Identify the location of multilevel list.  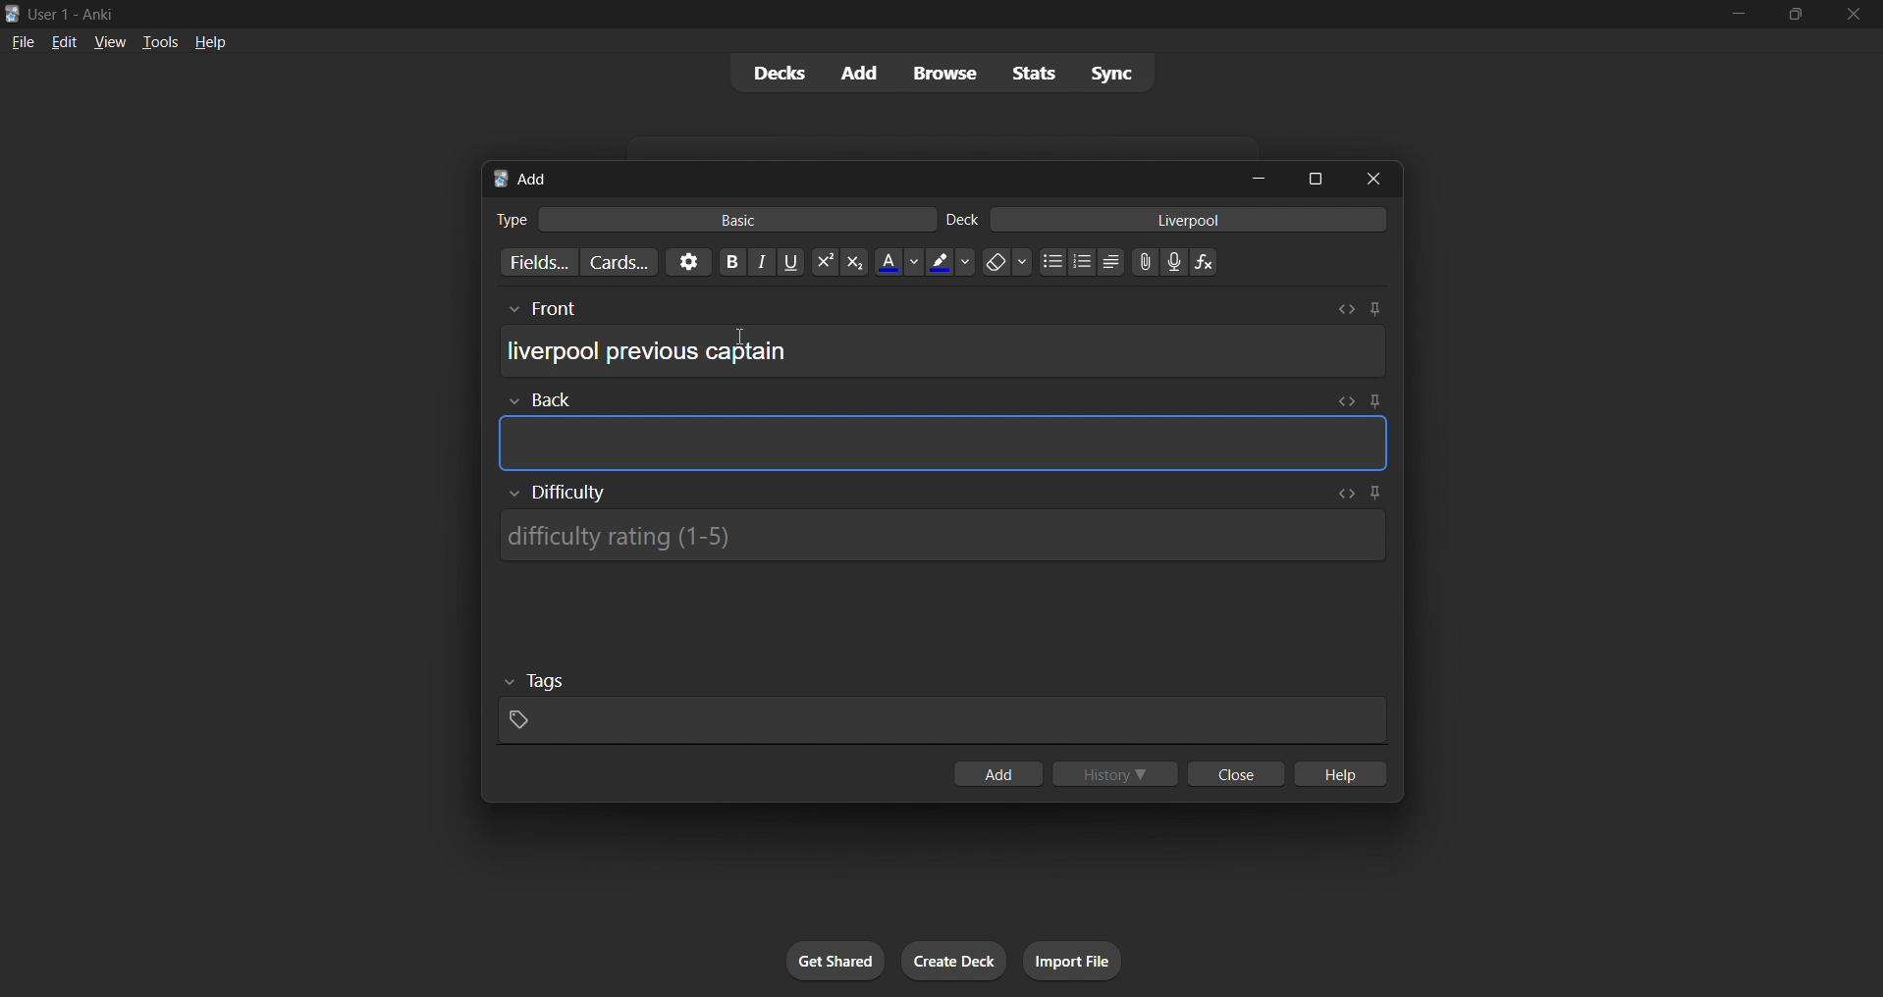
(1112, 264).